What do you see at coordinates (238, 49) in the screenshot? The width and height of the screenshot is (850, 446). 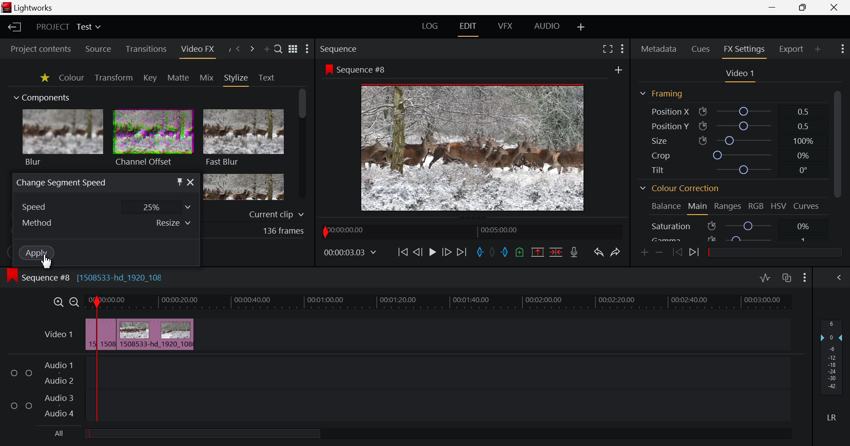 I see `Previous Panel` at bounding box center [238, 49].